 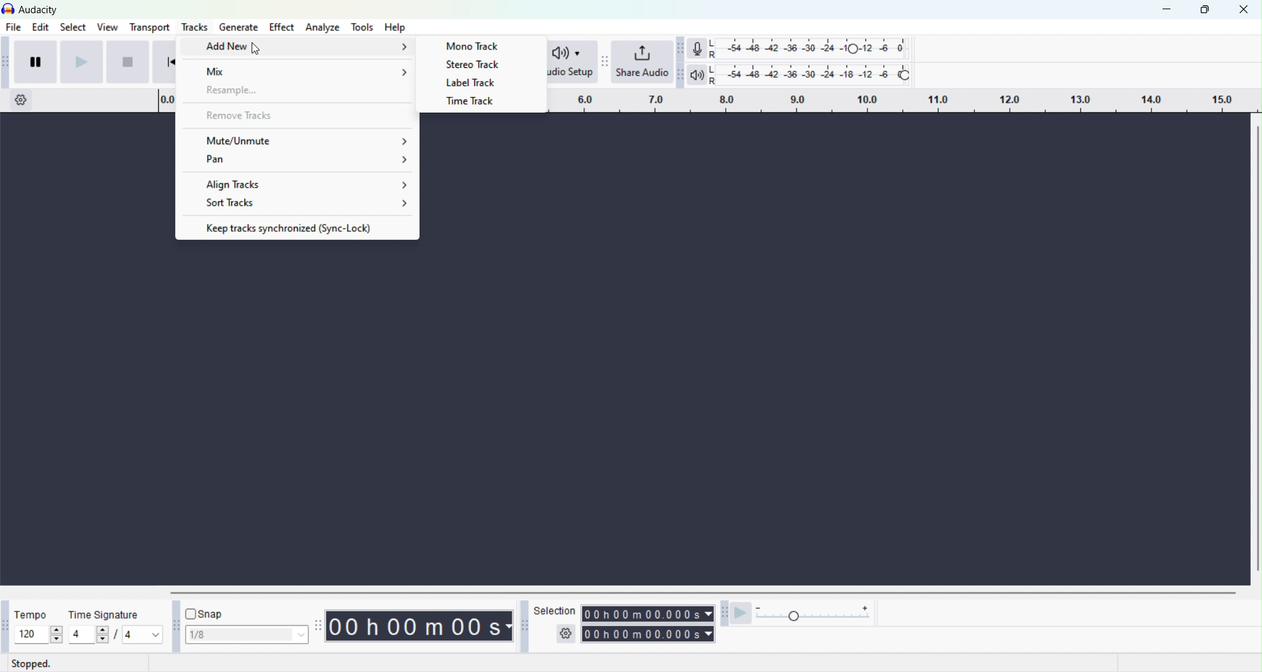 I want to click on Effect, so click(x=279, y=26).